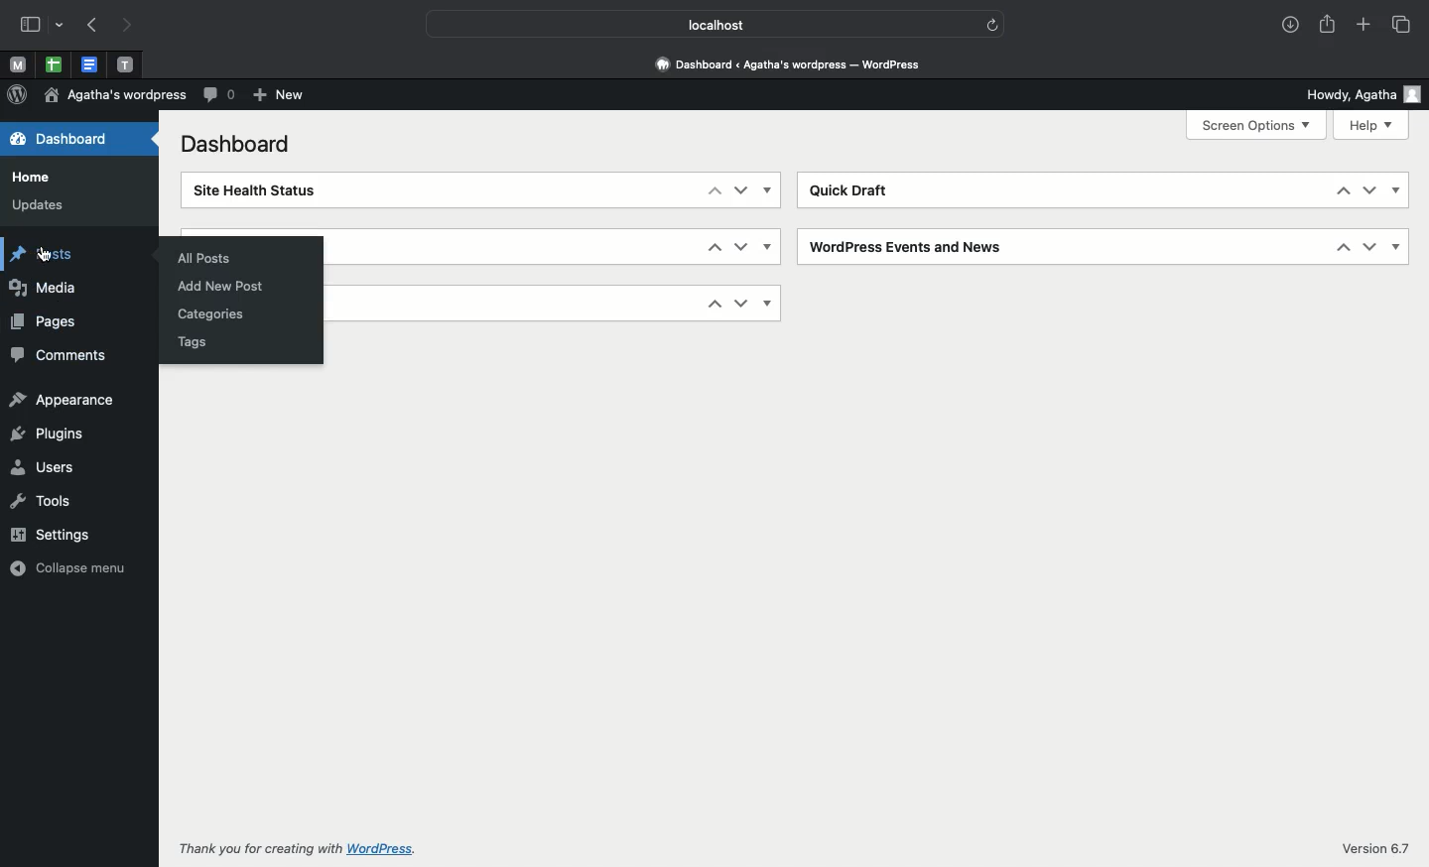  I want to click on Comments, so click(58, 355).